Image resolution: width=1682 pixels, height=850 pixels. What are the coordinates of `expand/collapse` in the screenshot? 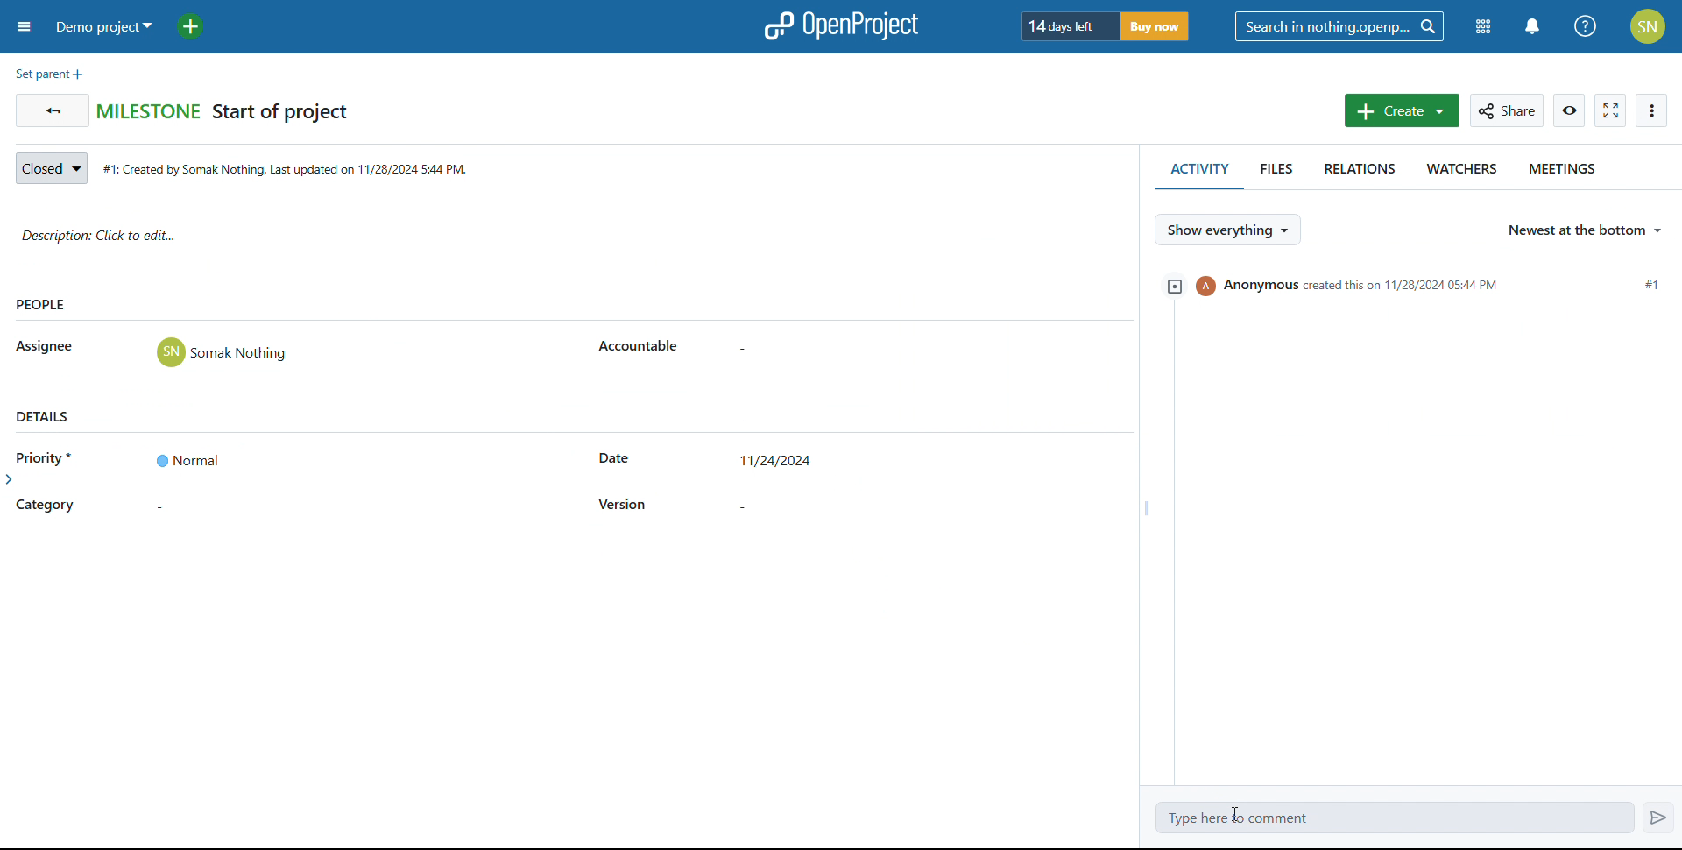 It's located at (1171, 286).